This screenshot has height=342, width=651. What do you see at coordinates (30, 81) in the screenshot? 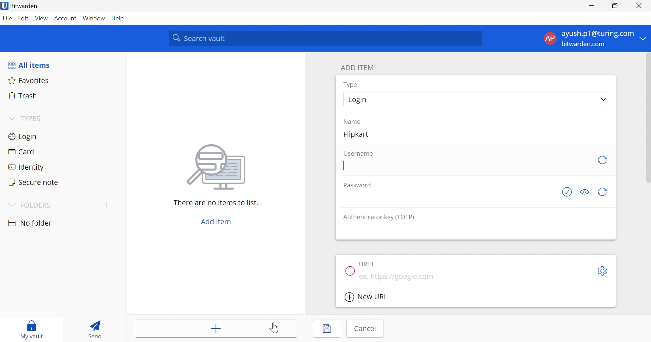
I see `Favorites` at bounding box center [30, 81].